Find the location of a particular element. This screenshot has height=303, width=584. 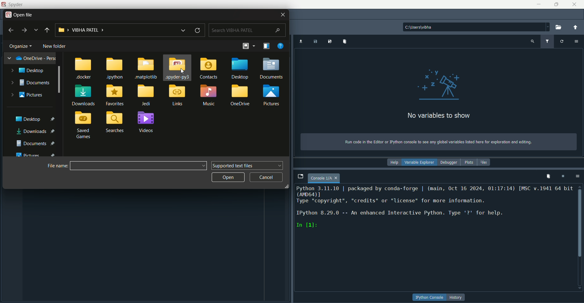

text is located at coordinates (438, 142).